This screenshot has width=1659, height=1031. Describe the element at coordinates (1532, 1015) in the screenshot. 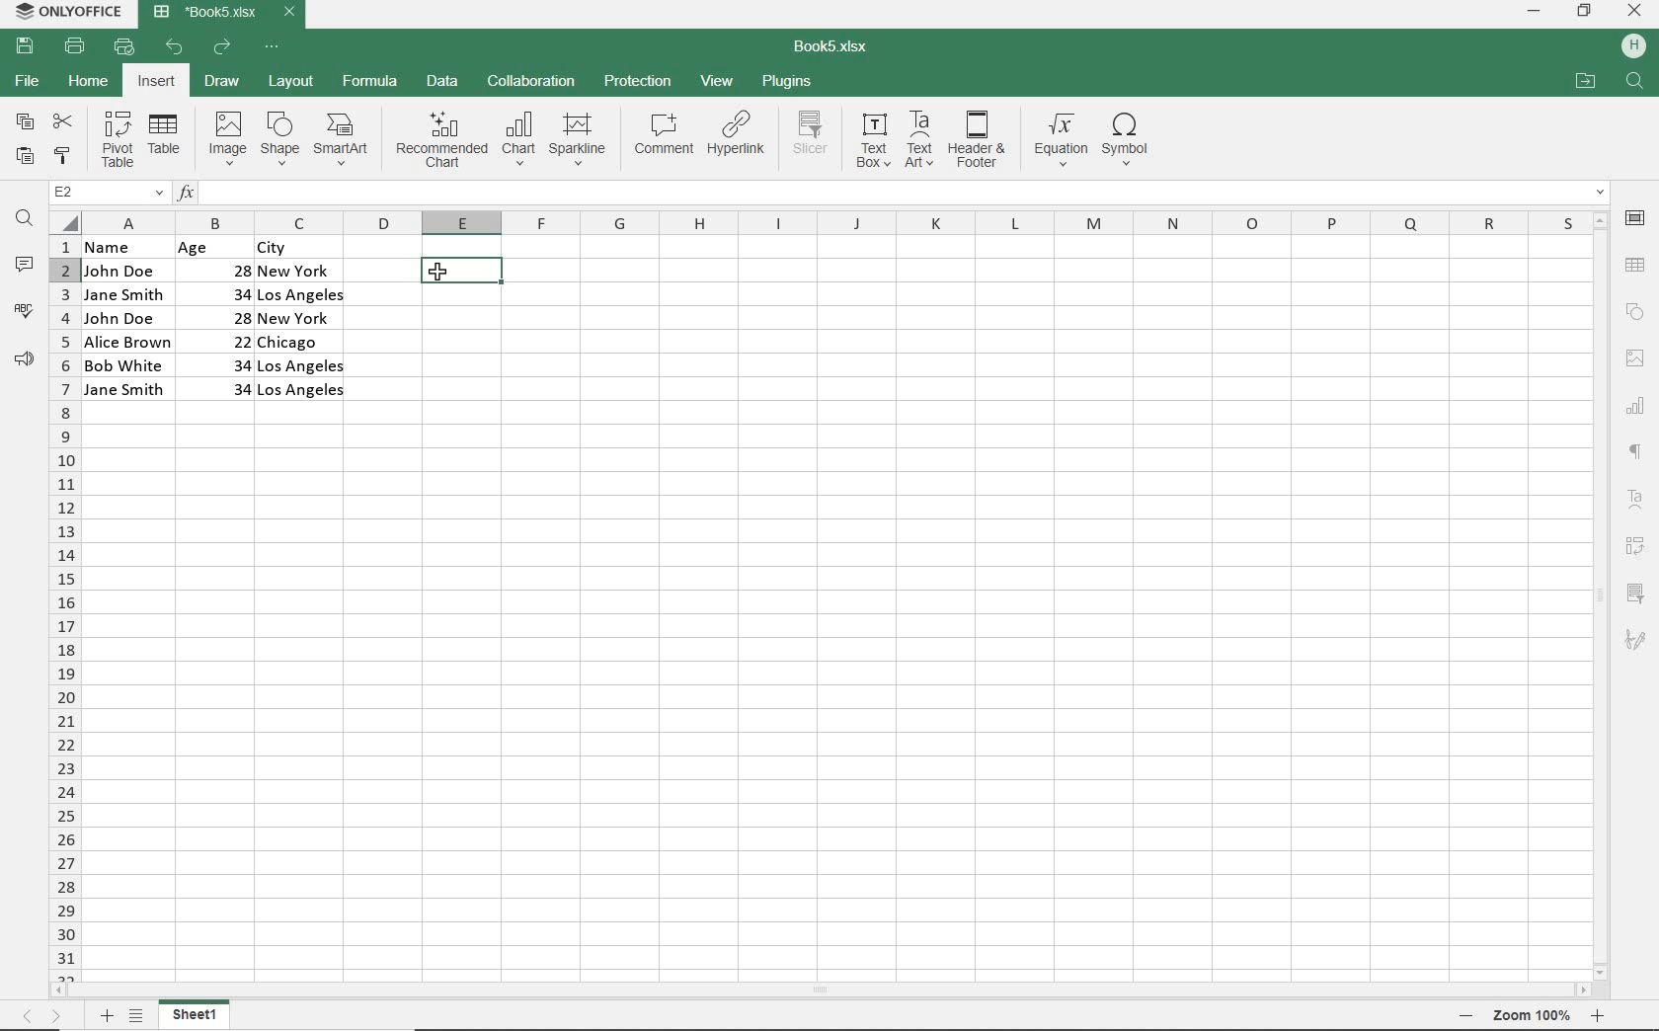

I see `zoom 100%` at that location.